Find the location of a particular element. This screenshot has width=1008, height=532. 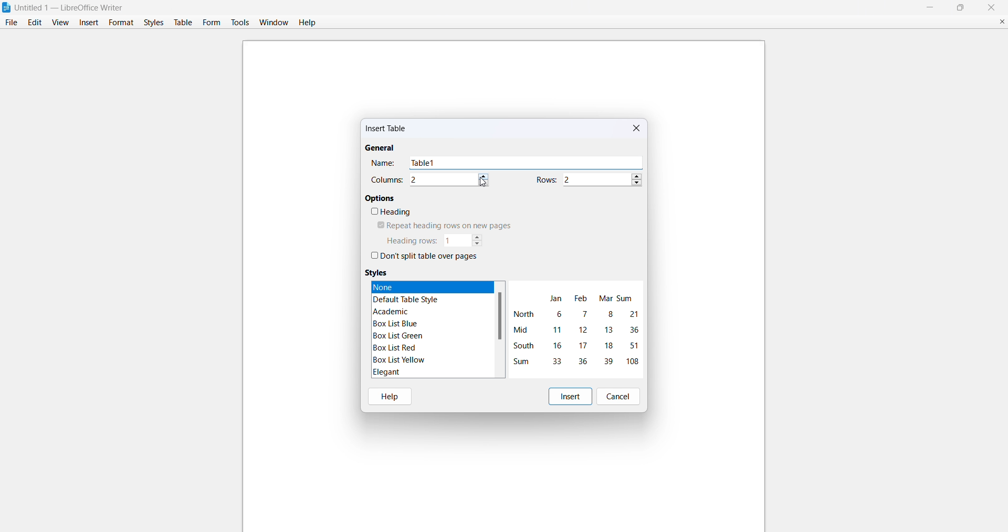

window is located at coordinates (272, 22).